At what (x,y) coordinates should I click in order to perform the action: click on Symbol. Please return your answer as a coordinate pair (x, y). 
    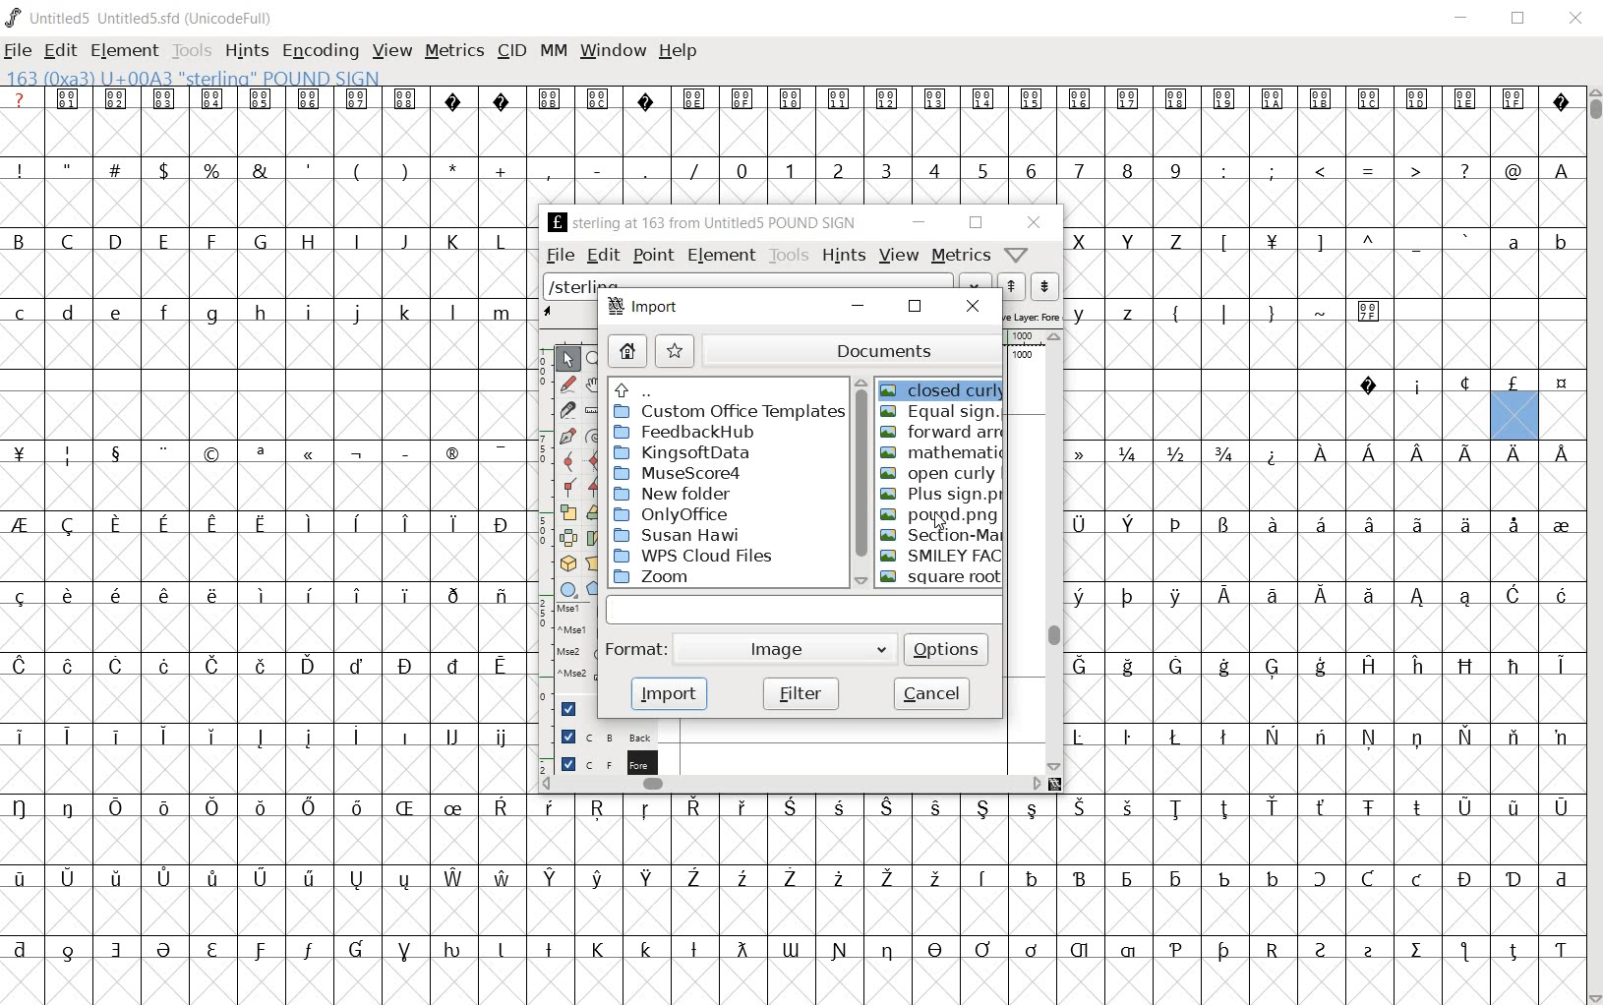
    Looking at the image, I should click on (839, 950).